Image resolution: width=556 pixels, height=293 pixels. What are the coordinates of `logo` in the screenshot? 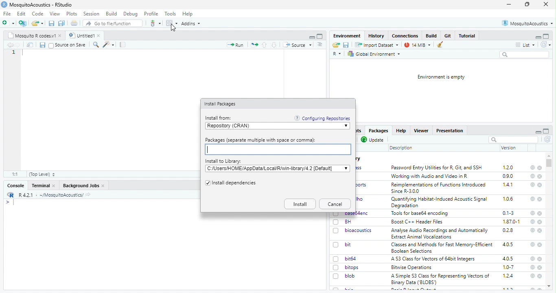 It's located at (4, 4).